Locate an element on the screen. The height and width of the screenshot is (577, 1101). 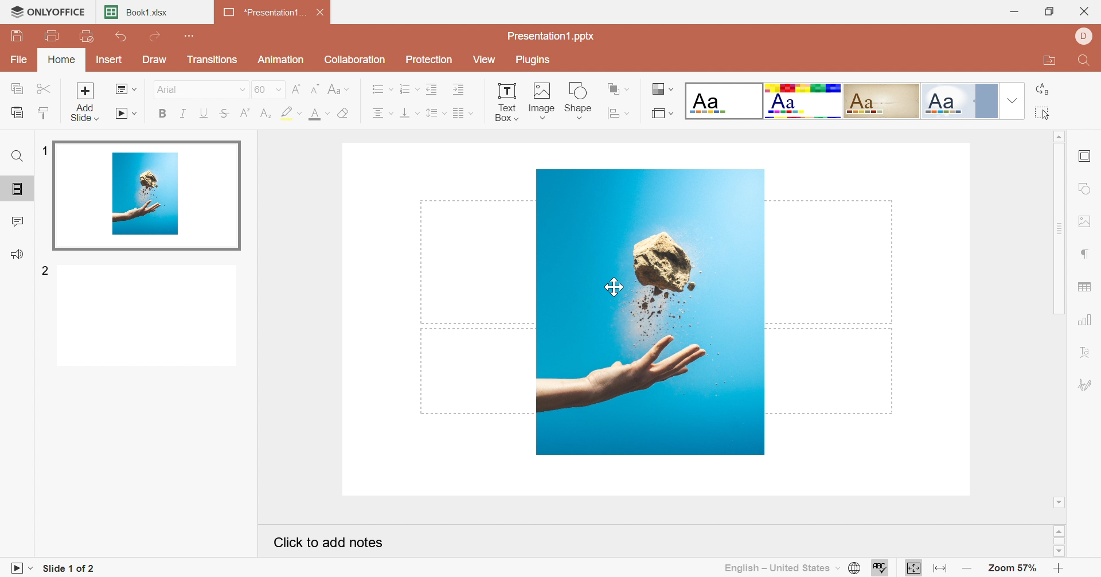
Italic is located at coordinates (183, 114).